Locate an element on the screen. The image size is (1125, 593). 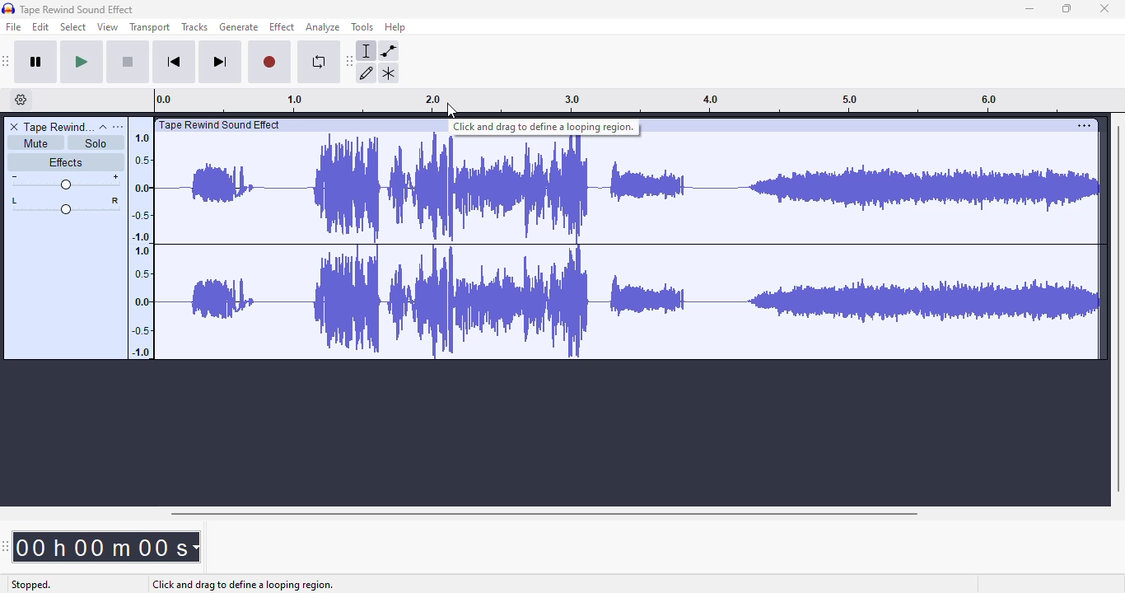
effects is located at coordinates (65, 164).